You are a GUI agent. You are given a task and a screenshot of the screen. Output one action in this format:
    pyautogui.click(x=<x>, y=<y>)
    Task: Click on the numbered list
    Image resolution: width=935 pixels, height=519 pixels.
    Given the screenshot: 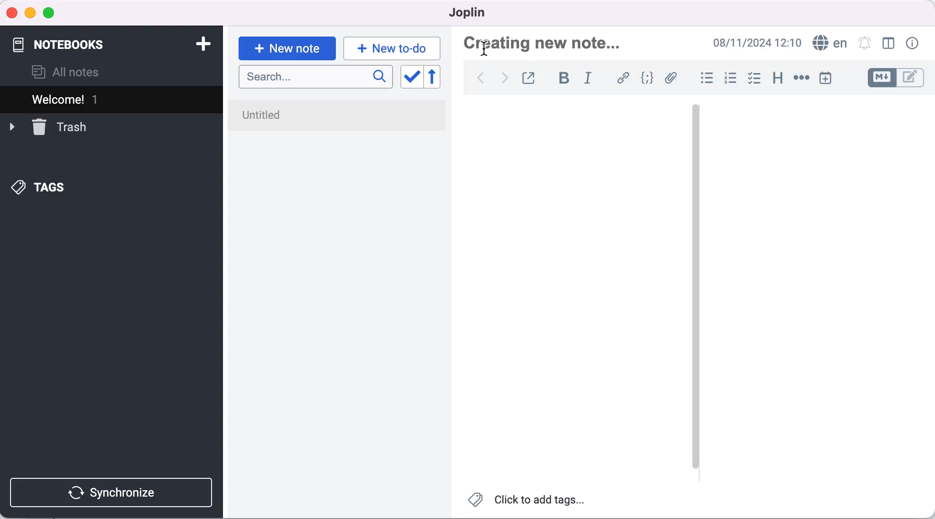 What is the action you would take?
    pyautogui.click(x=730, y=79)
    